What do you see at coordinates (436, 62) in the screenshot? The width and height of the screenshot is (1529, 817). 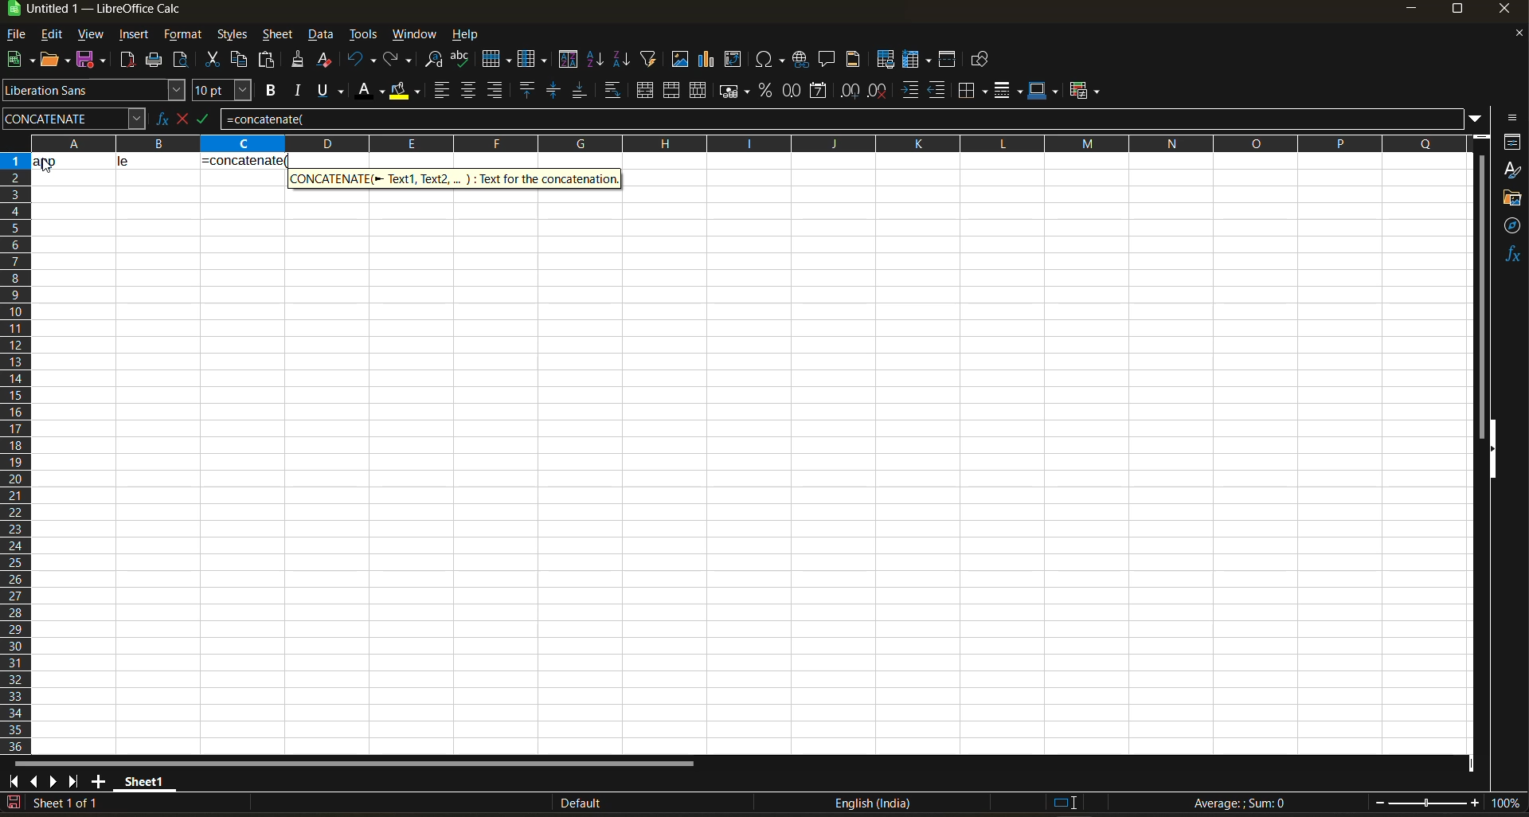 I see `find and replace` at bounding box center [436, 62].